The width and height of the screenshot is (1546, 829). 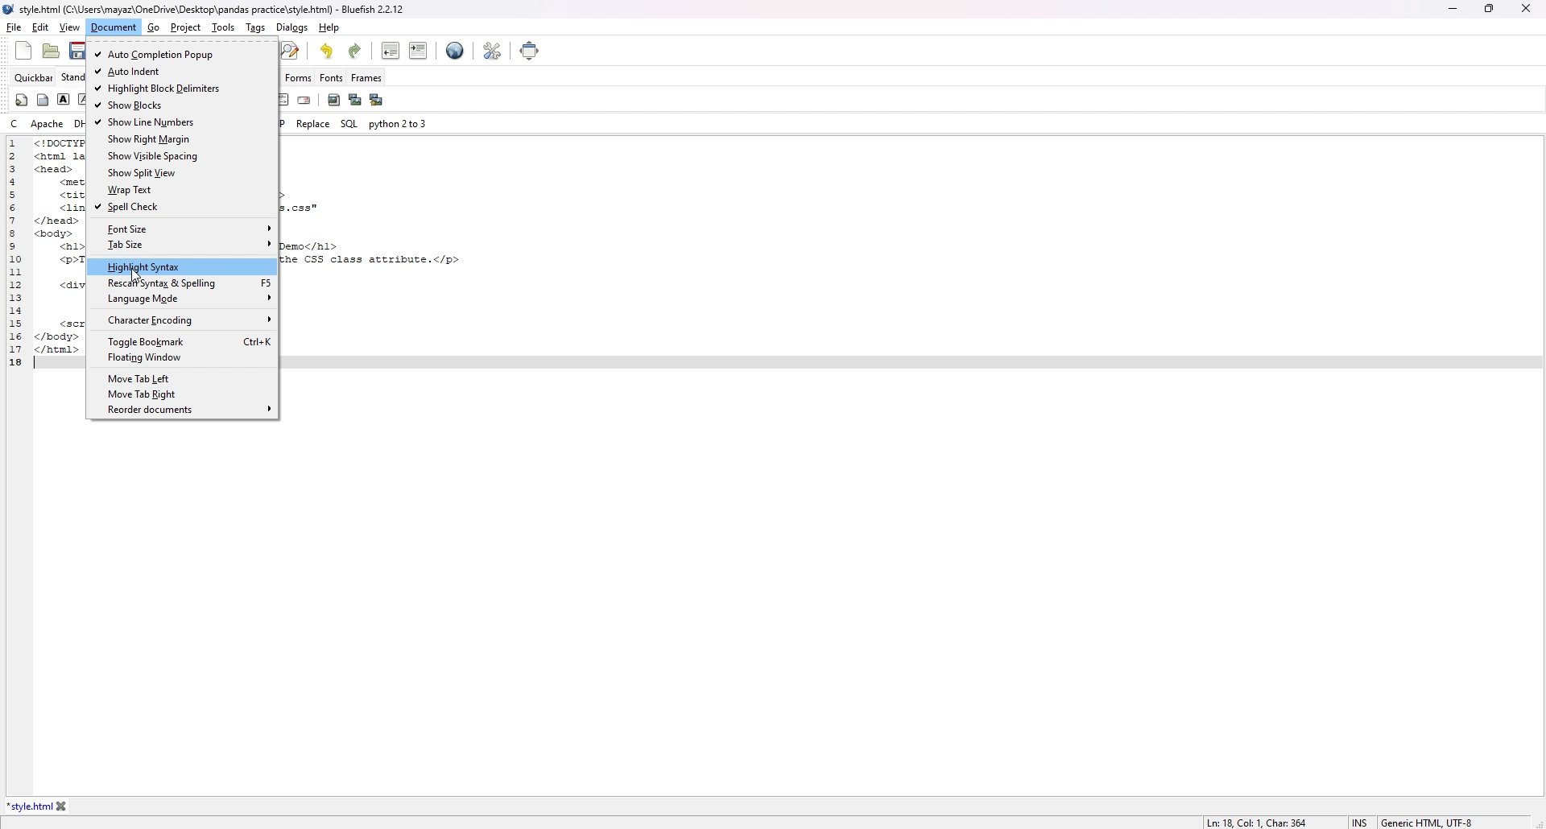 What do you see at coordinates (354, 99) in the screenshot?
I see `insert thumbnail` at bounding box center [354, 99].